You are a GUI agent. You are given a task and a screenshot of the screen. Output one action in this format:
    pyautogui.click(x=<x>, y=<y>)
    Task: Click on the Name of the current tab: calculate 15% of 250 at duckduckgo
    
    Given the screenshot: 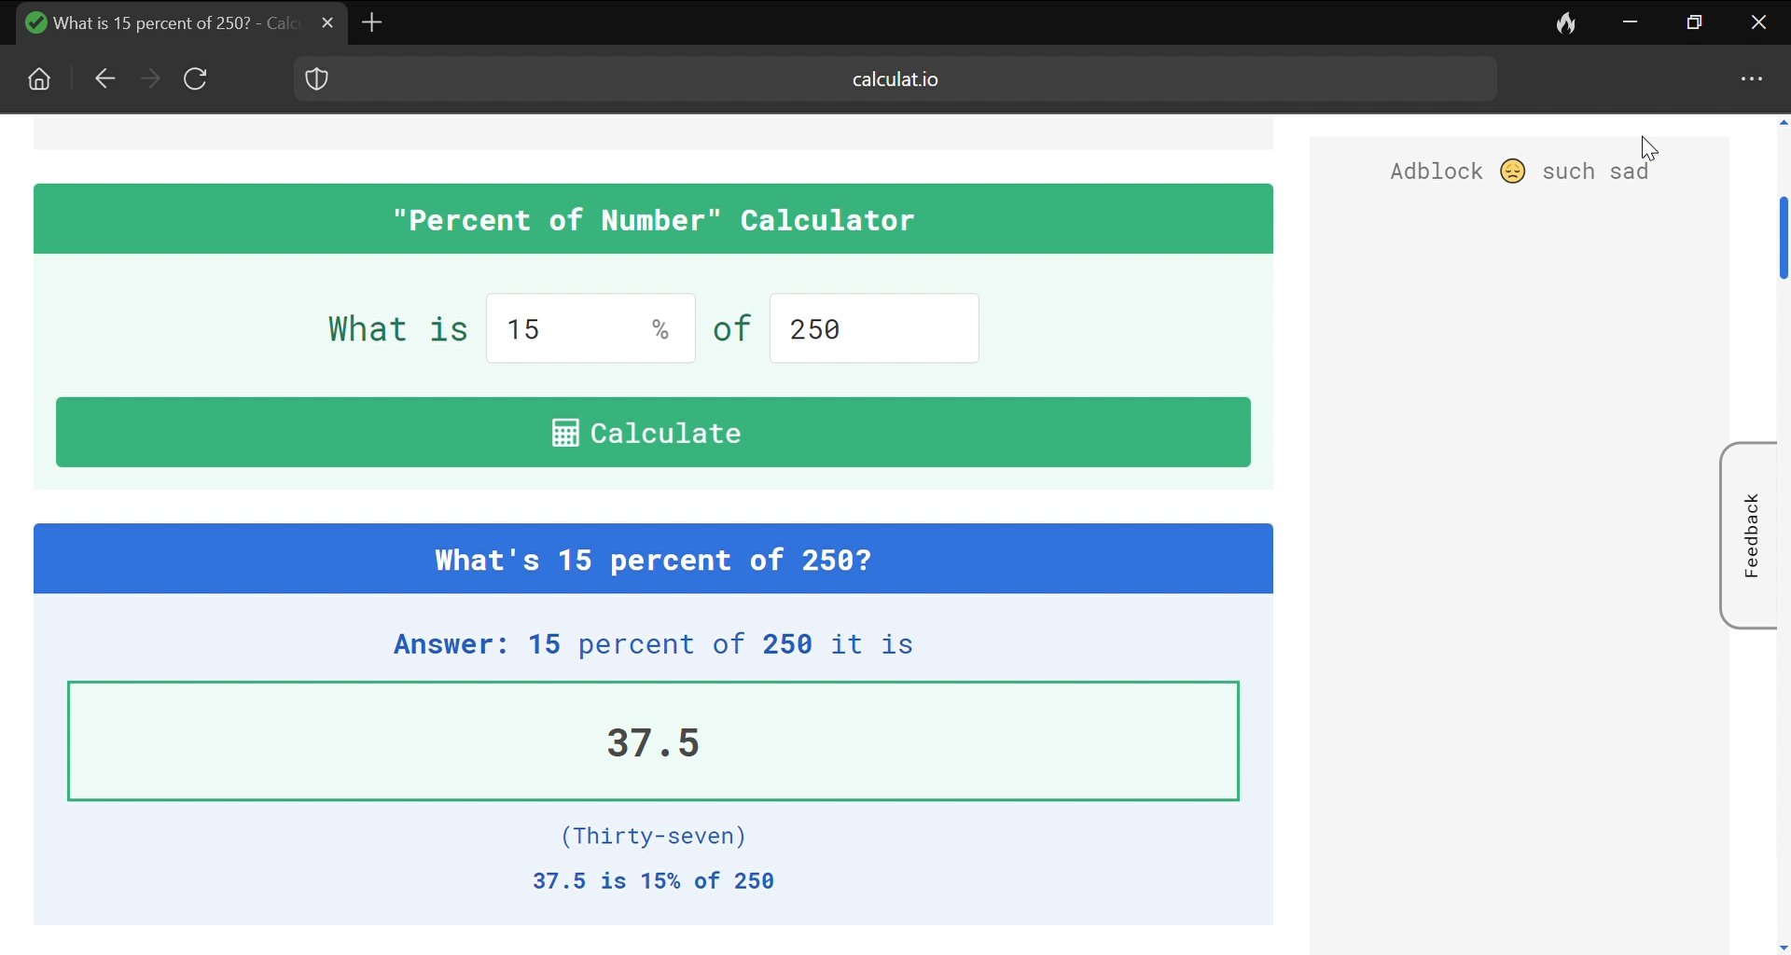 What is the action you would take?
    pyautogui.click(x=154, y=21)
    